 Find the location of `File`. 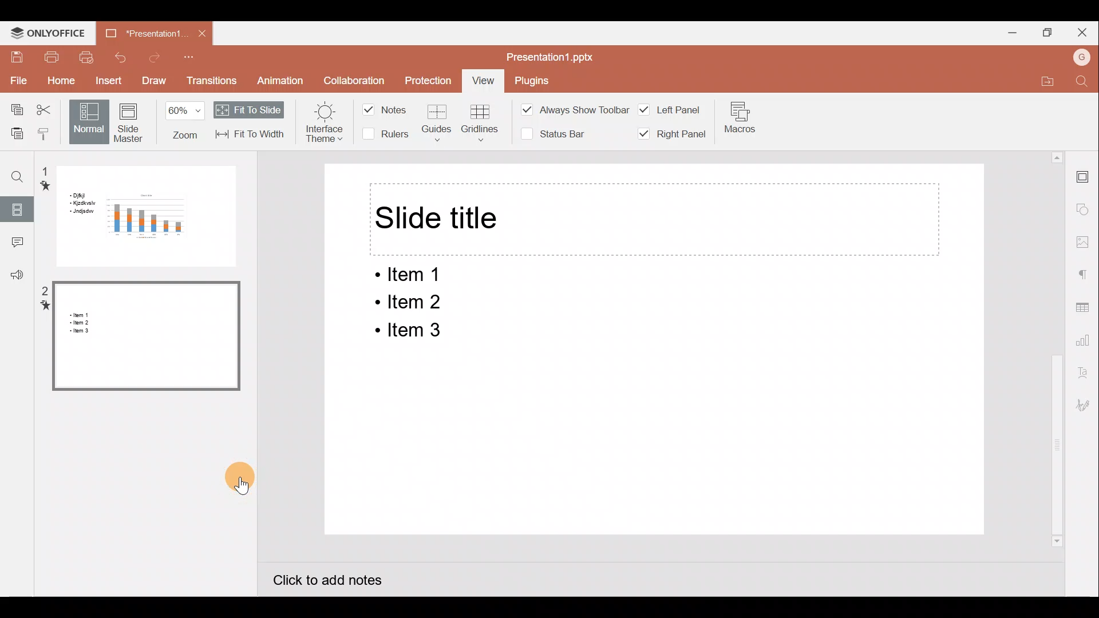

File is located at coordinates (16, 81).